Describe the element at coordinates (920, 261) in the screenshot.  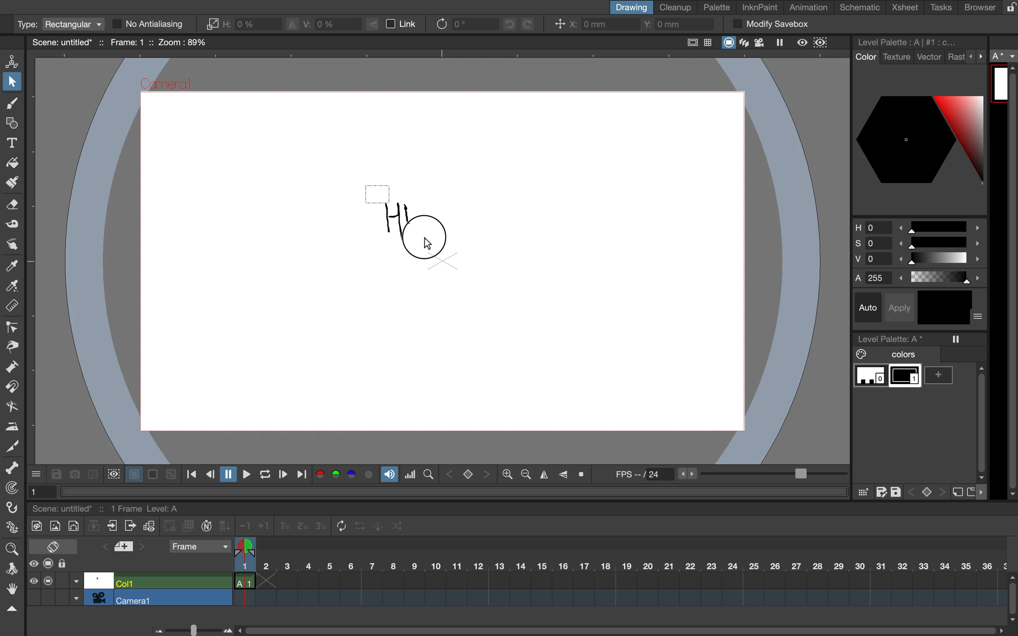
I see `brightness` at that location.